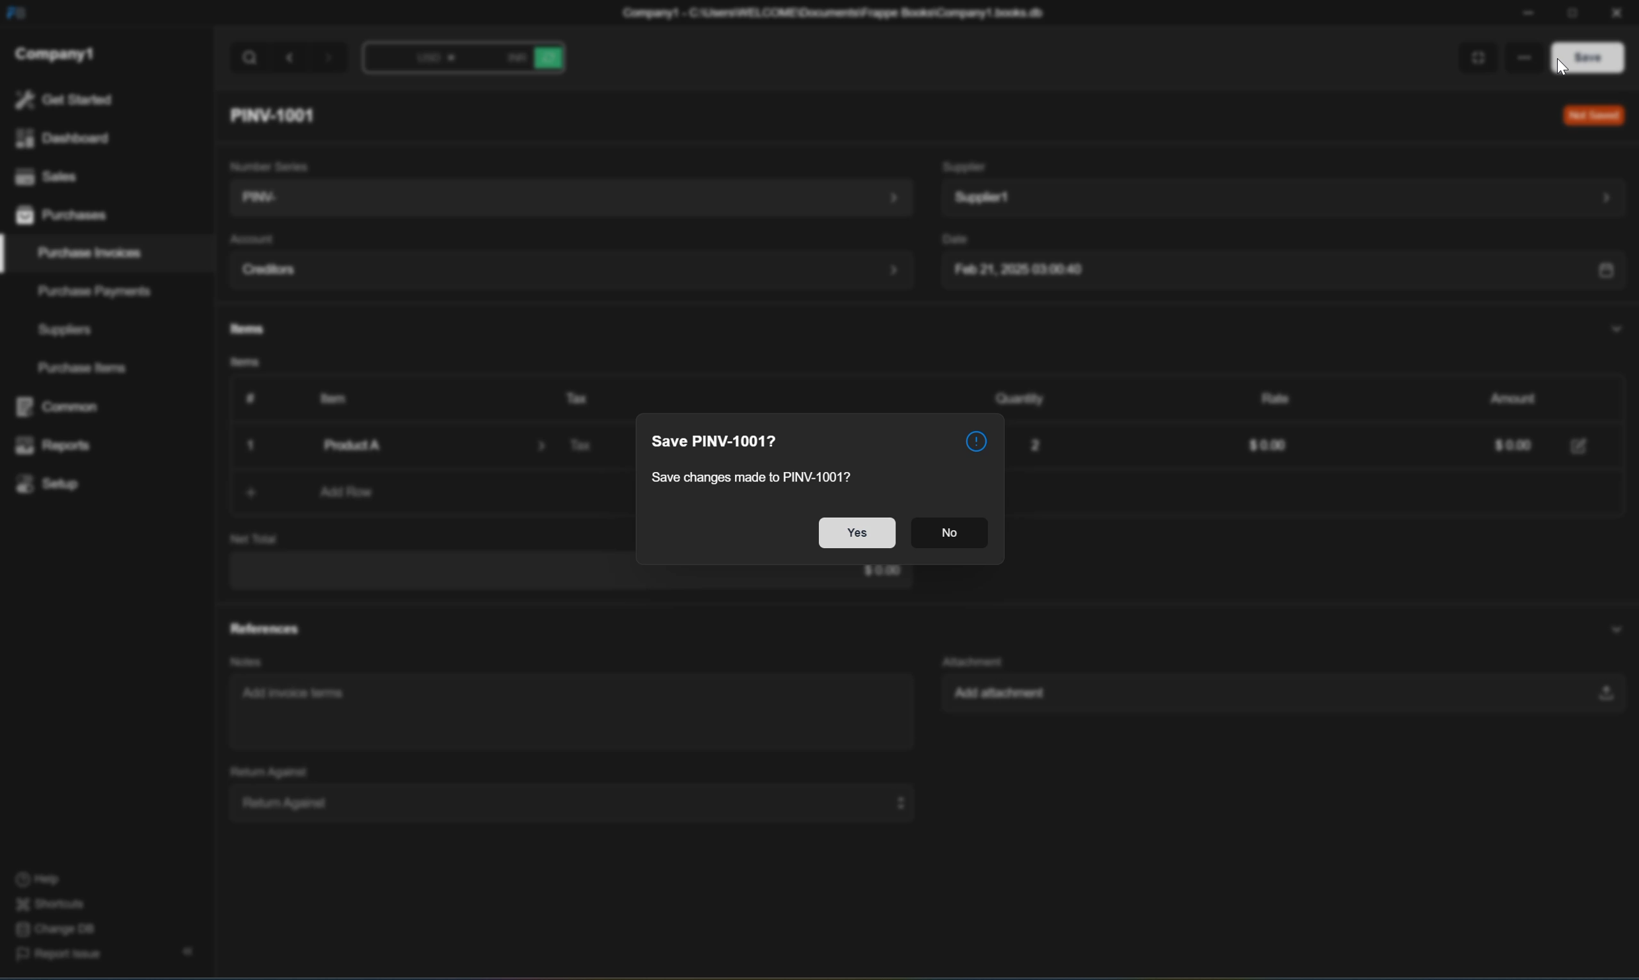  What do you see at coordinates (85, 369) in the screenshot?
I see `purchase items` at bounding box center [85, 369].